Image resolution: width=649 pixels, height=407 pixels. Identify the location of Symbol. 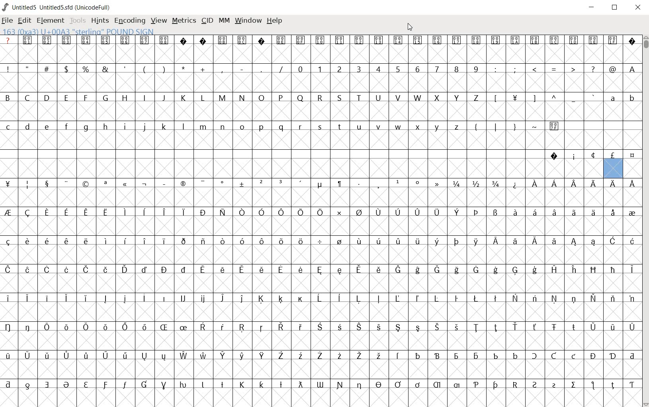
(594, 298).